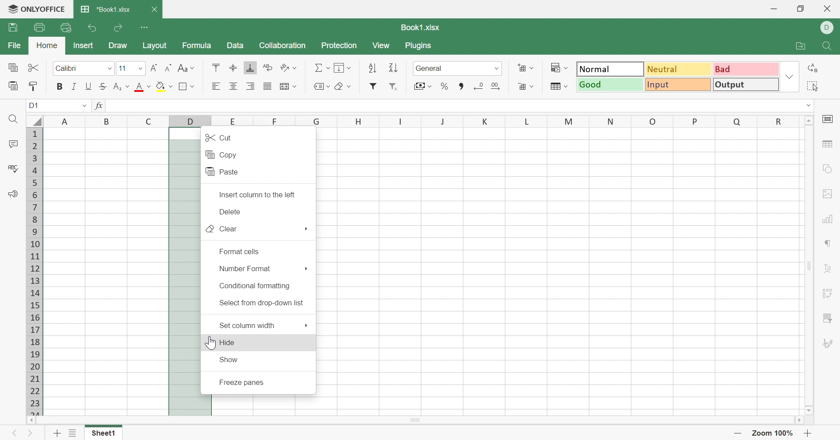 The image size is (840, 440). Describe the element at coordinates (216, 67) in the screenshot. I see `Align Top` at that location.